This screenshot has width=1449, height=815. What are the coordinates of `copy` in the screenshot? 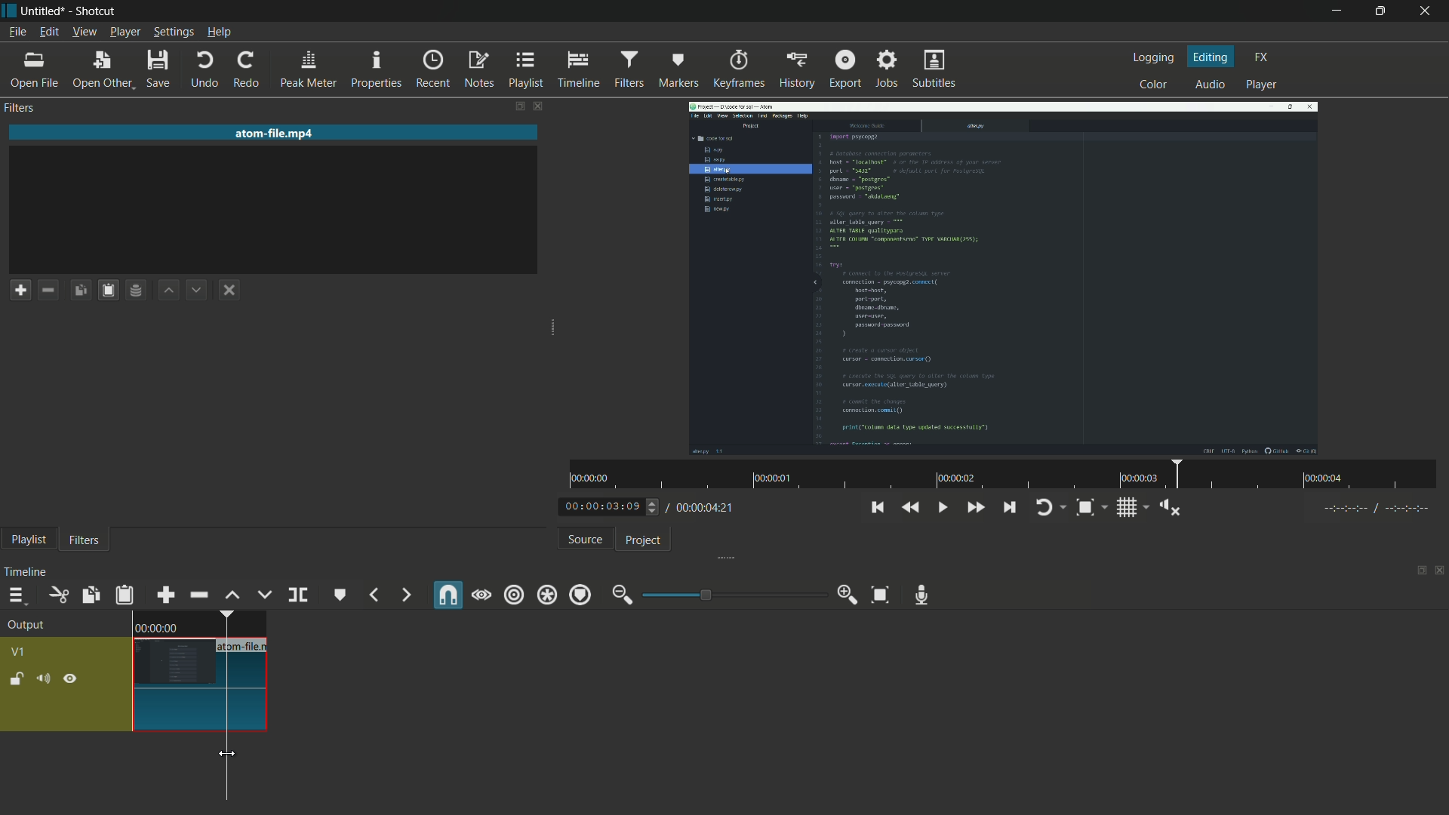 It's located at (90, 595).